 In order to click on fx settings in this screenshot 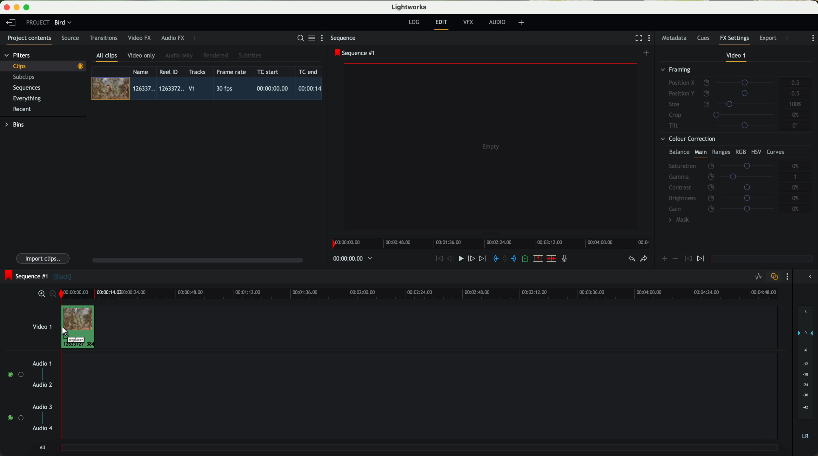, I will do `click(734, 40)`.